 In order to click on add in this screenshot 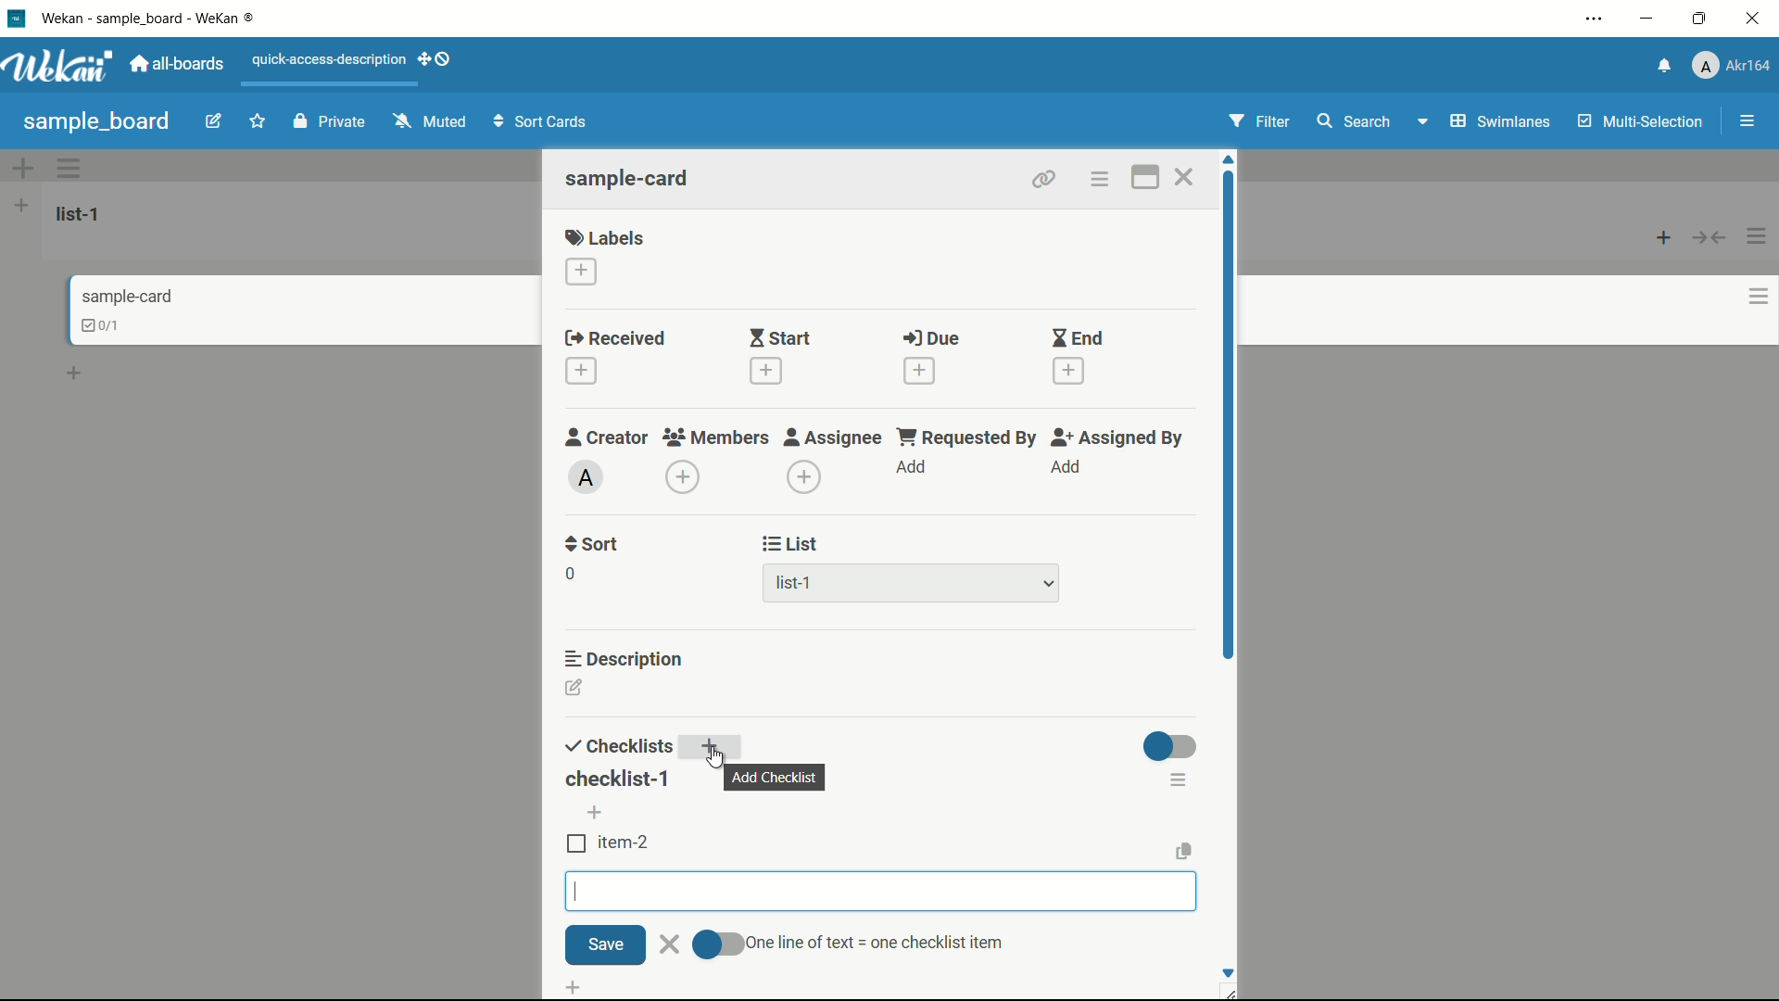, I will do `click(599, 814)`.